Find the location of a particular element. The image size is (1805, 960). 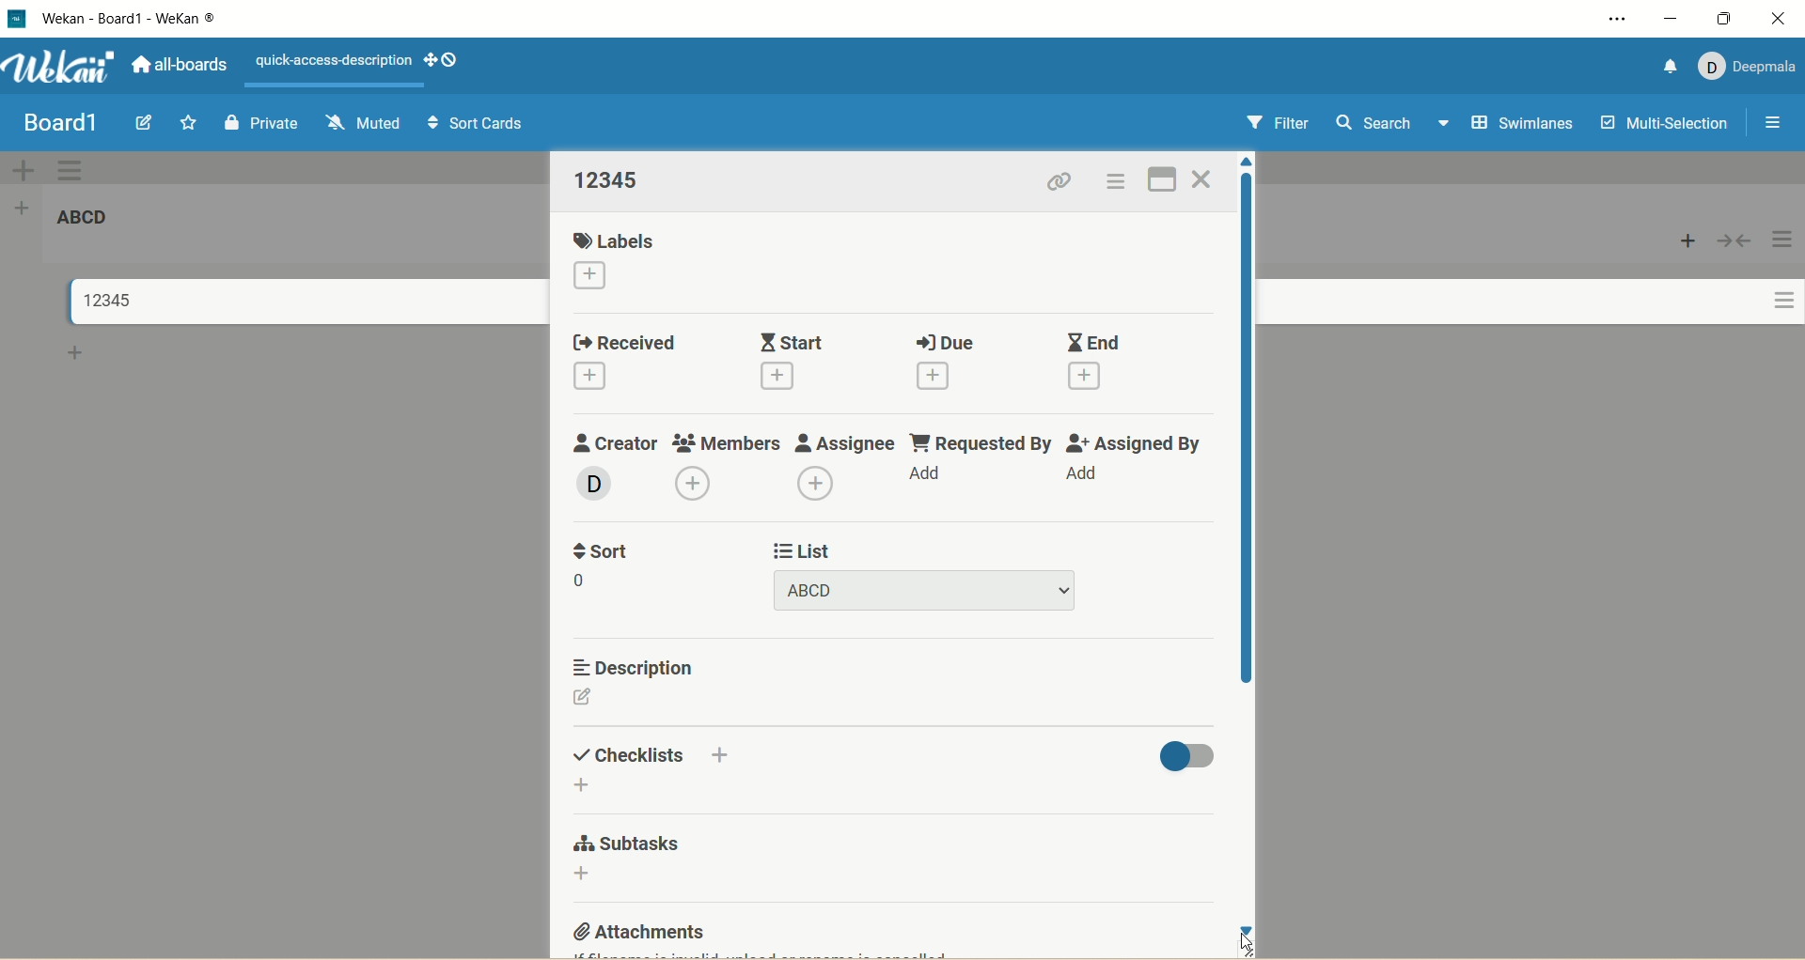

add is located at coordinates (584, 785).